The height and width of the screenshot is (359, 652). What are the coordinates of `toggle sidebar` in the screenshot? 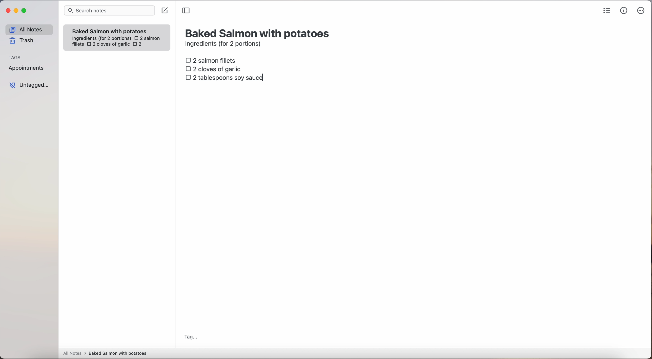 It's located at (187, 11).